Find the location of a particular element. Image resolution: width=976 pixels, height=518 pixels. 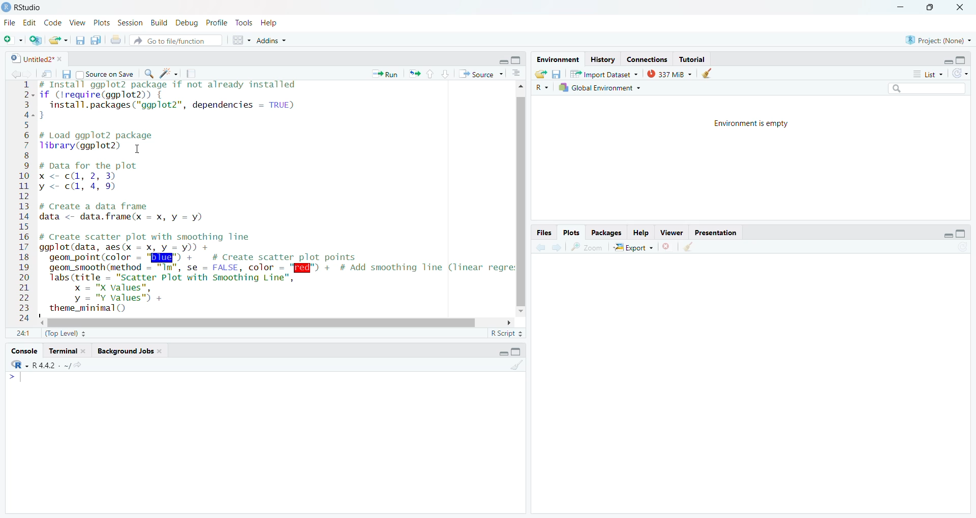

re run the previous code is located at coordinates (413, 74).